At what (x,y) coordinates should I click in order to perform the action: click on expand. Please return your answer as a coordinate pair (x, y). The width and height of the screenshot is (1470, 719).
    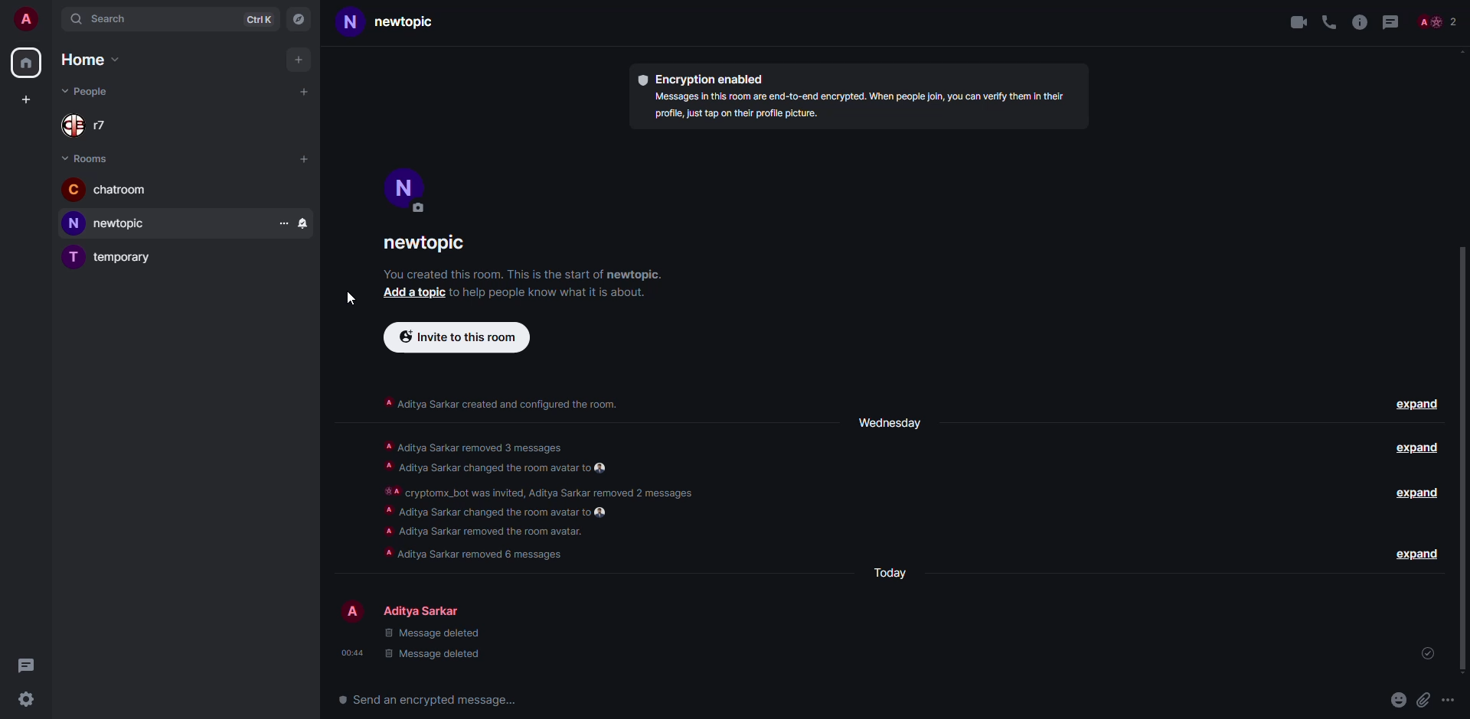
    Looking at the image, I should click on (1416, 404).